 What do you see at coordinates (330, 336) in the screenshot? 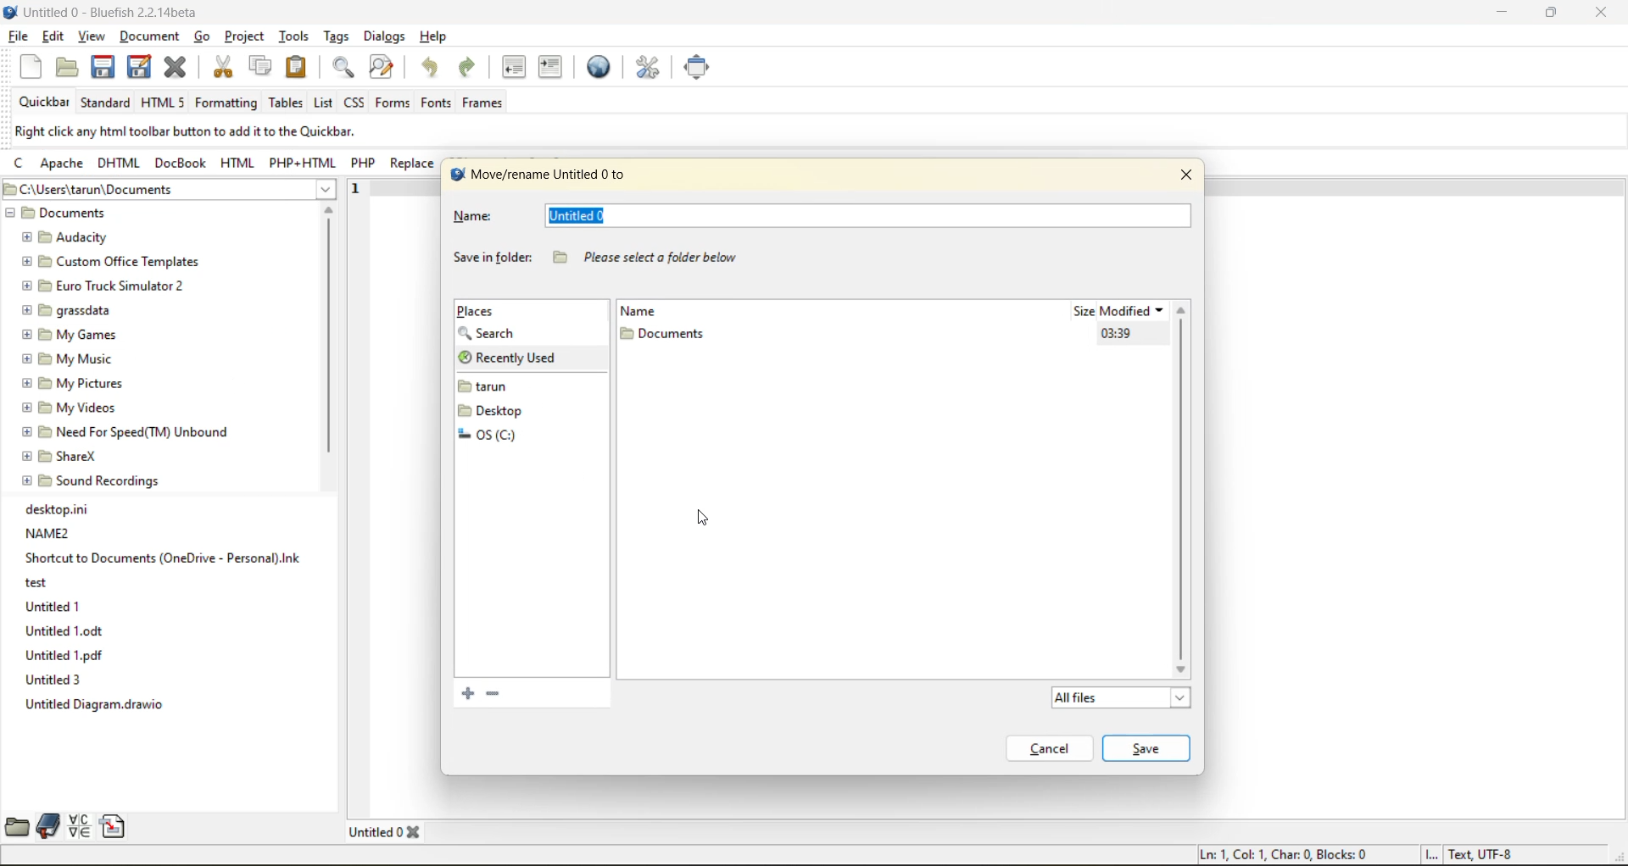
I see `vertical scroll bar` at bounding box center [330, 336].